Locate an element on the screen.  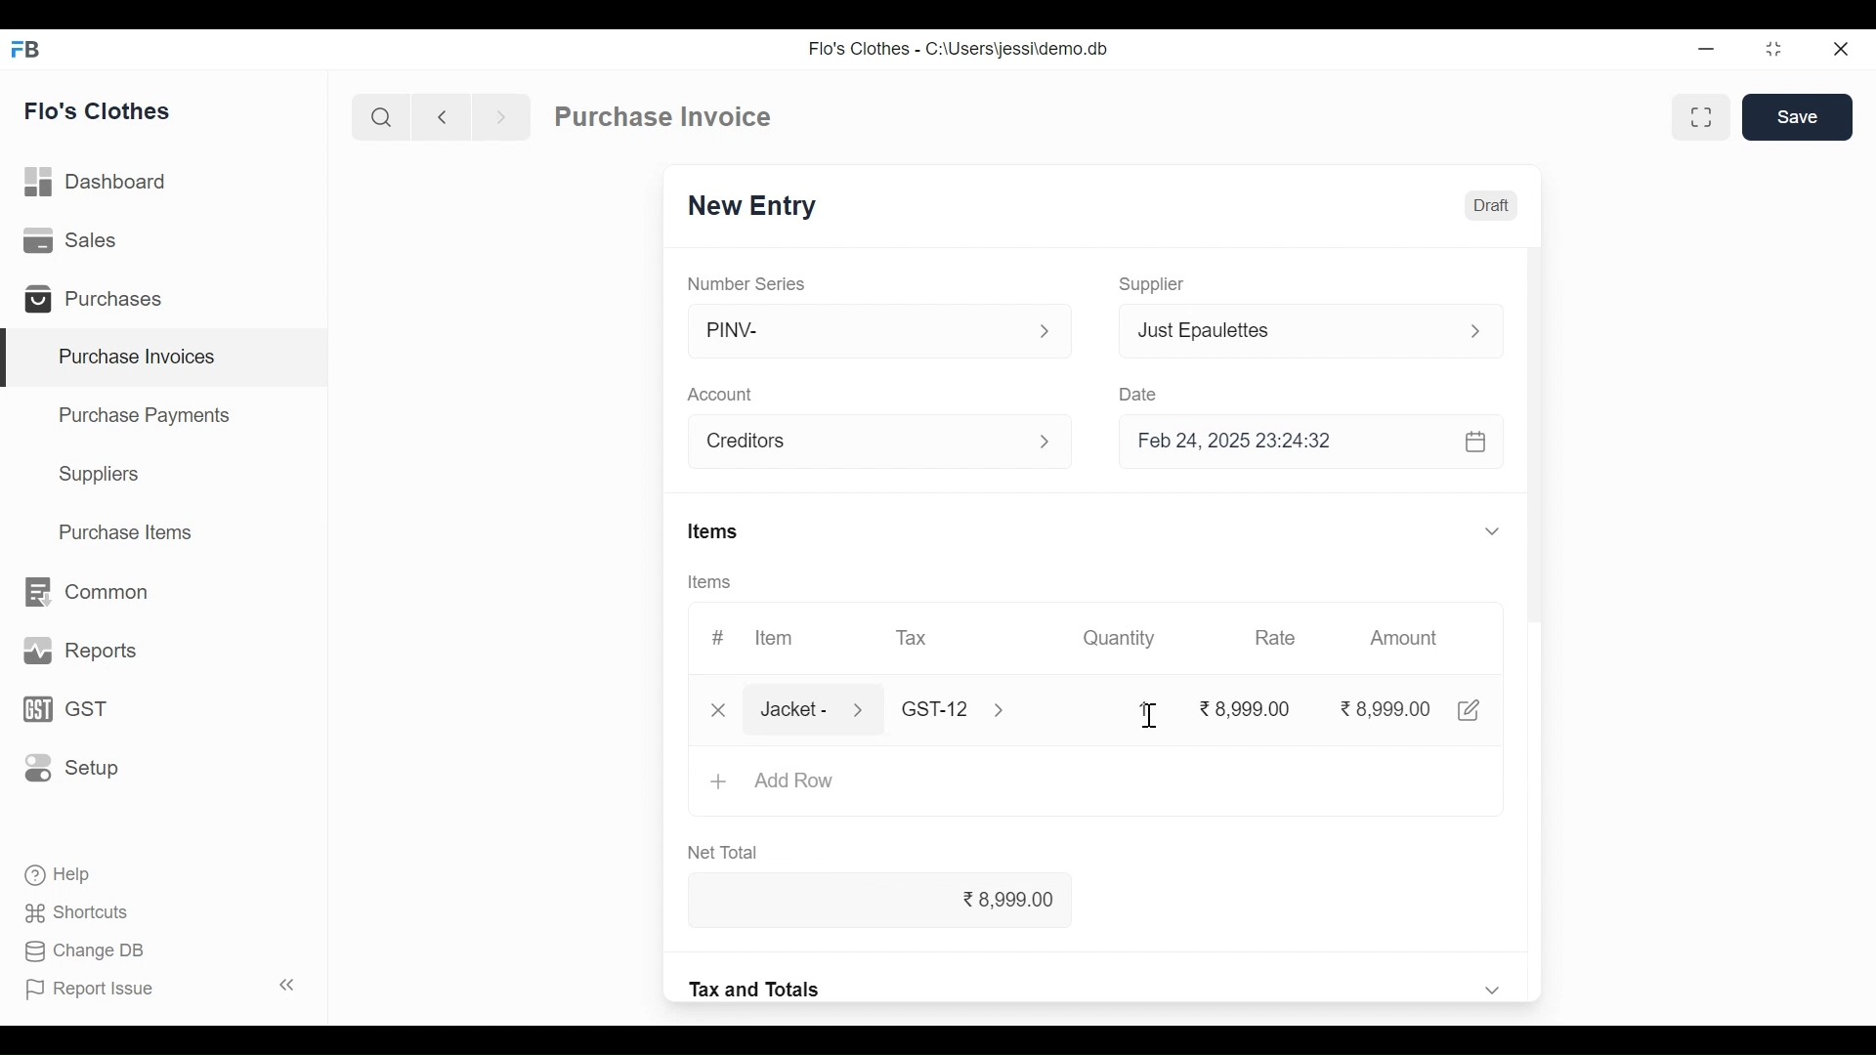
8,999.00 is located at coordinates (1246, 709).